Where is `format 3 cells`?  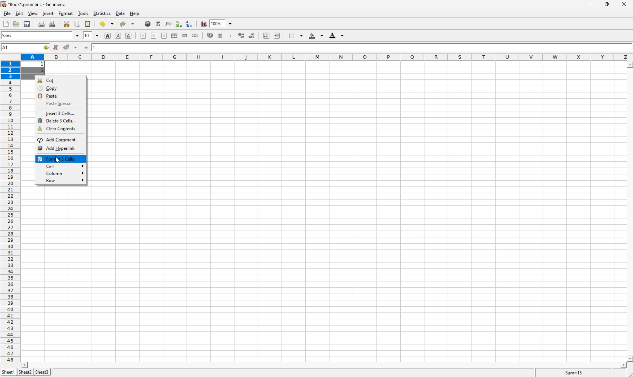 format 3 cells is located at coordinates (57, 158).